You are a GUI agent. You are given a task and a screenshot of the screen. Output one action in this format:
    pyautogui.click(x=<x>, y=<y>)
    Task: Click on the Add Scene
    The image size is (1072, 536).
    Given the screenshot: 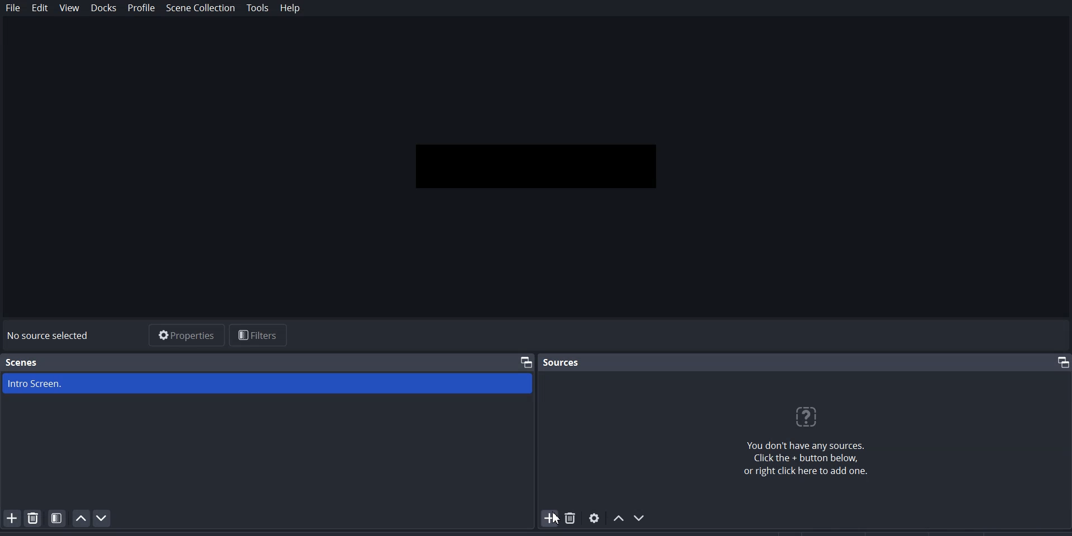 What is the action you would take?
    pyautogui.click(x=10, y=518)
    